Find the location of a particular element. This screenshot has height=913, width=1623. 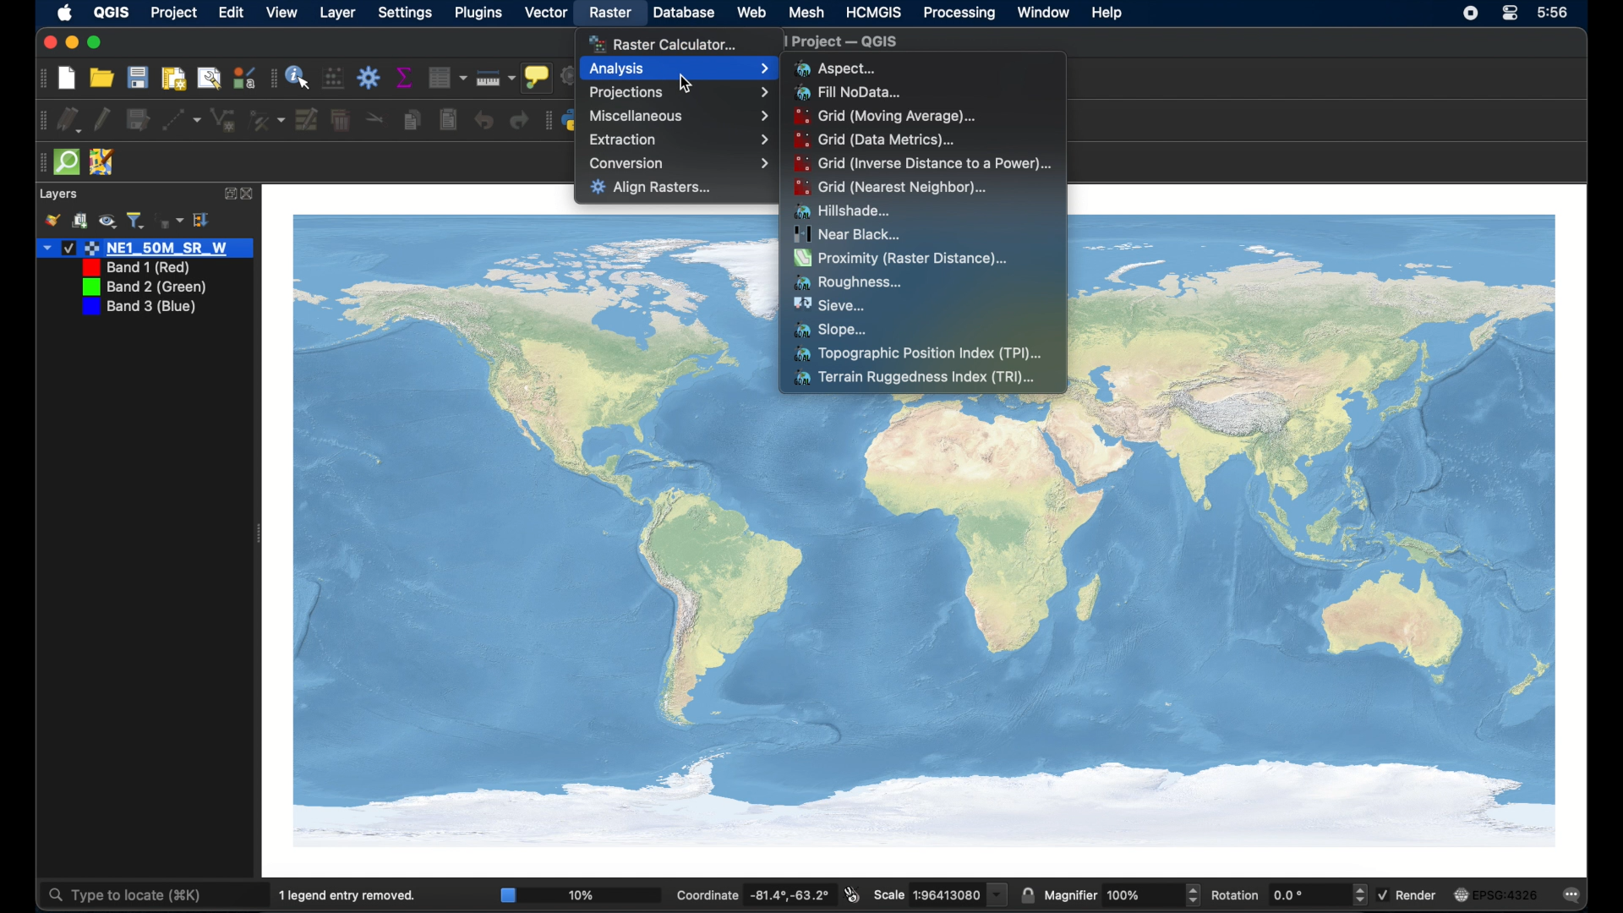

open layout manager is located at coordinates (210, 77).